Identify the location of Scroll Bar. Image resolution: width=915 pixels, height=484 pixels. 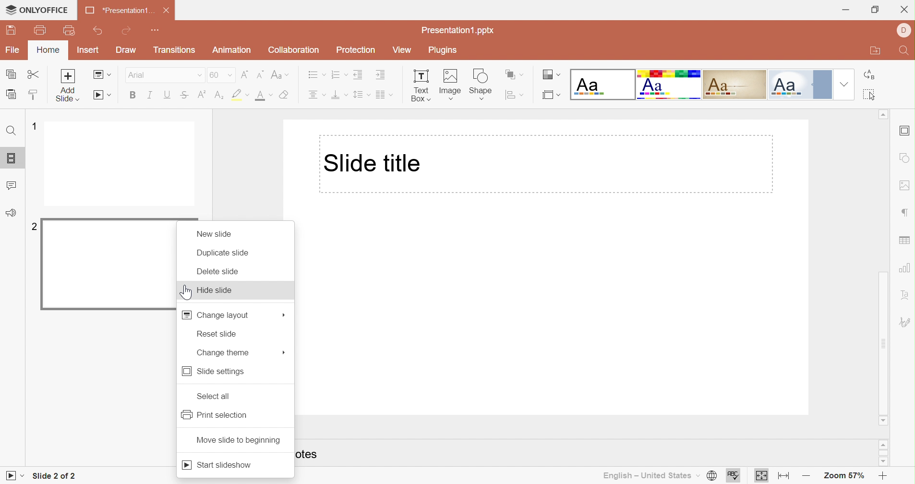
(884, 452).